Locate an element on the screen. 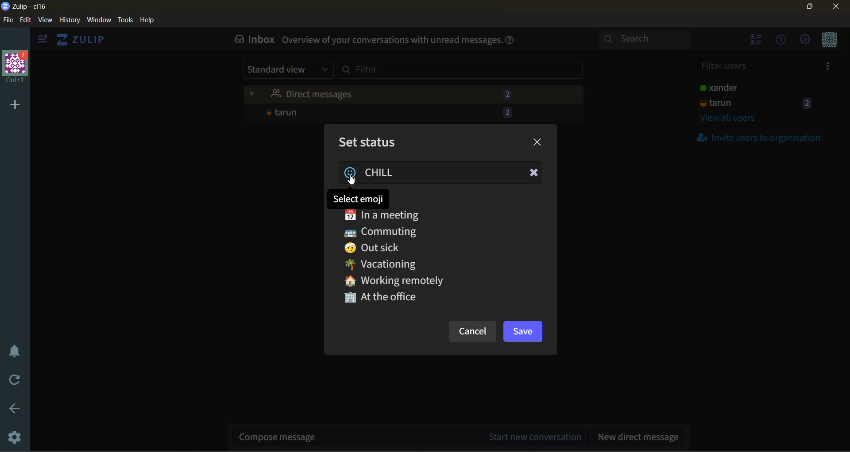 This screenshot has width=850, height=452. edit is located at coordinates (28, 20).